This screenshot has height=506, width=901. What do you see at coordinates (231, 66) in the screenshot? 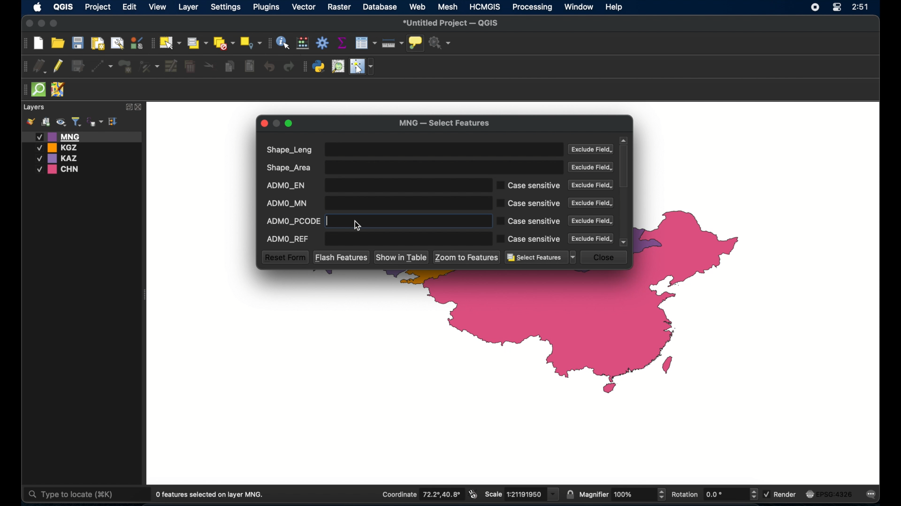
I see `copy` at bounding box center [231, 66].